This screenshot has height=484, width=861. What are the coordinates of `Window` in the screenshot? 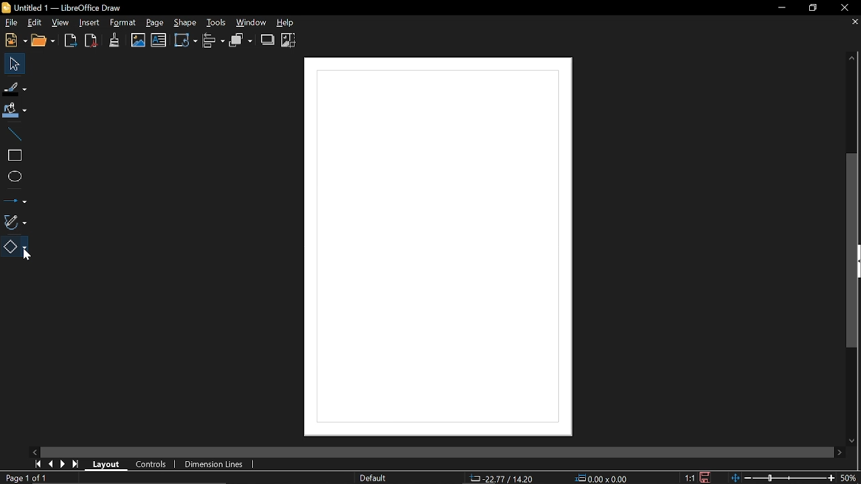 It's located at (252, 22).